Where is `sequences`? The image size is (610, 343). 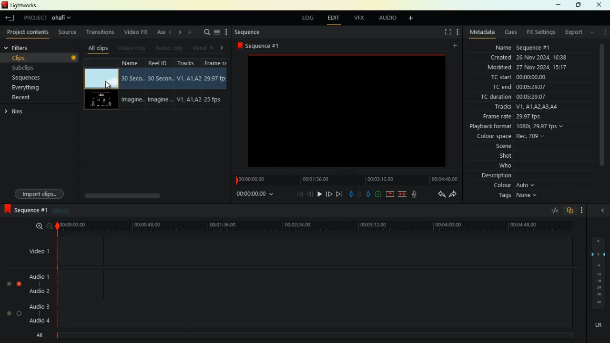
sequences is located at coordinates (30, 78).